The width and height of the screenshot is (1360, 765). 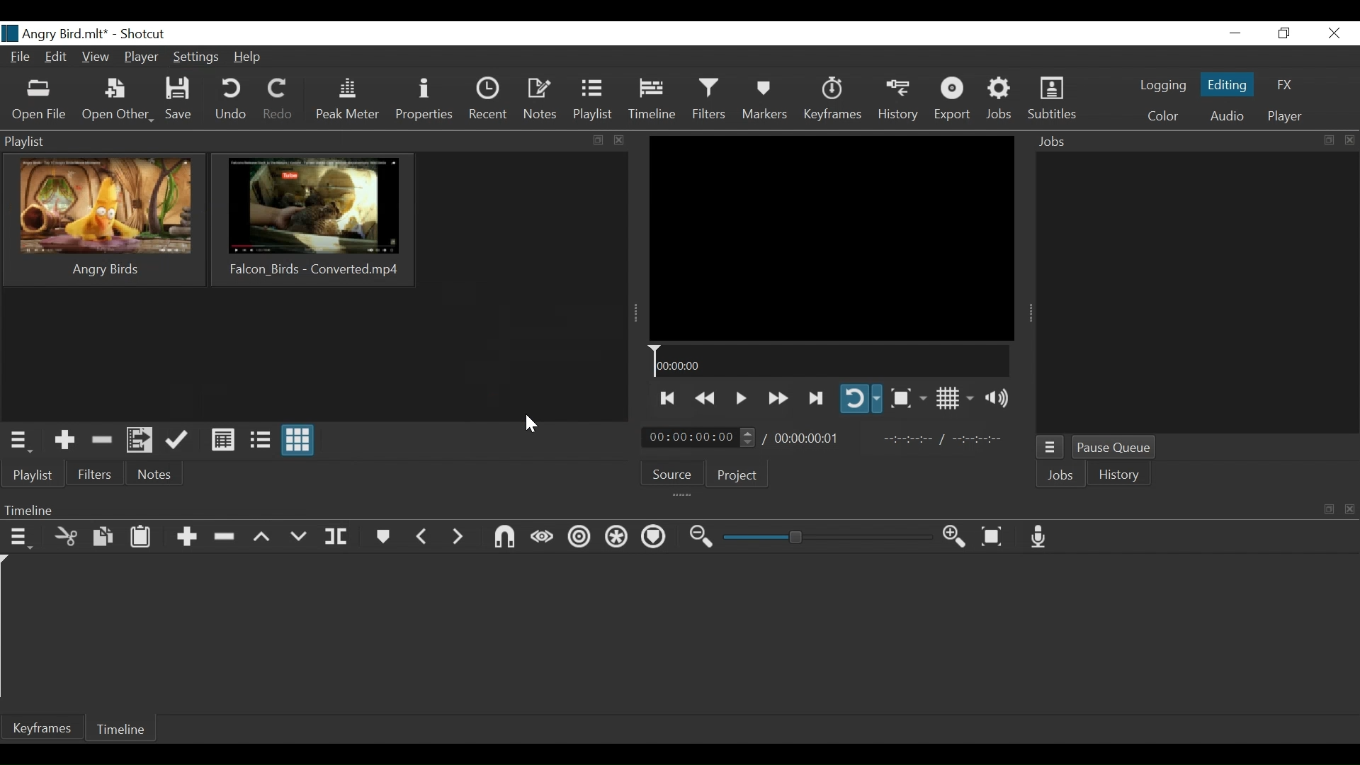 I want to click on Help, so click(x=249, y=59).